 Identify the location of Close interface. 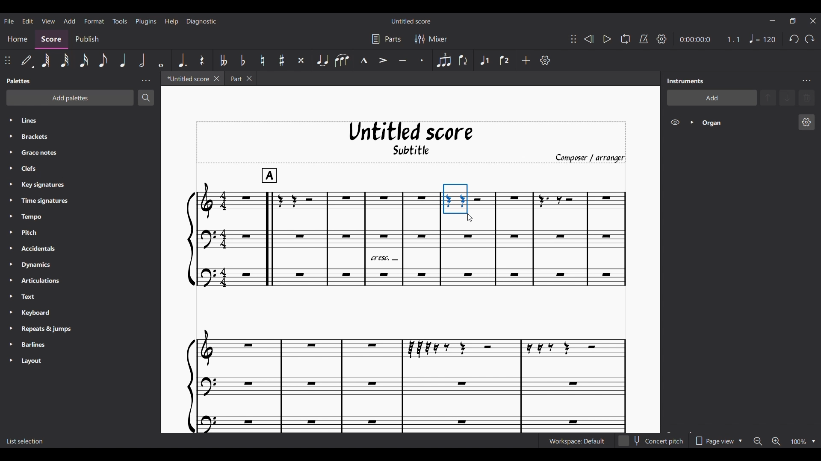
(813, 20).